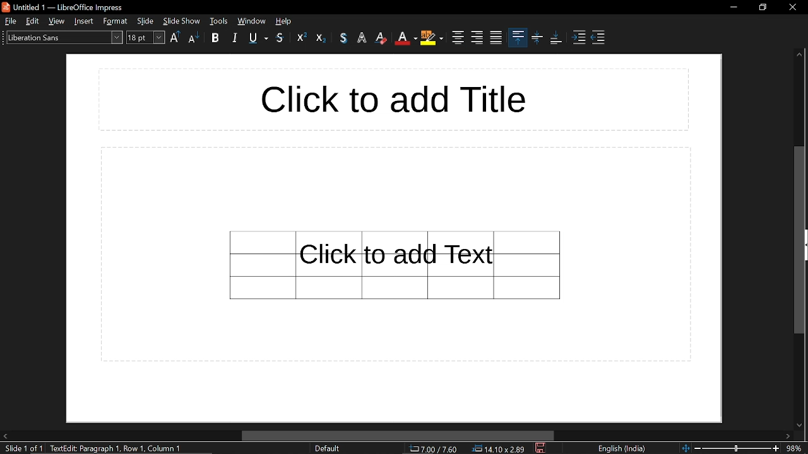 This screenshot has width=808, height=454. What do you see at coordinates (405, 38) in the screenshot?
I see `font color` at bounding box center [405, 38].